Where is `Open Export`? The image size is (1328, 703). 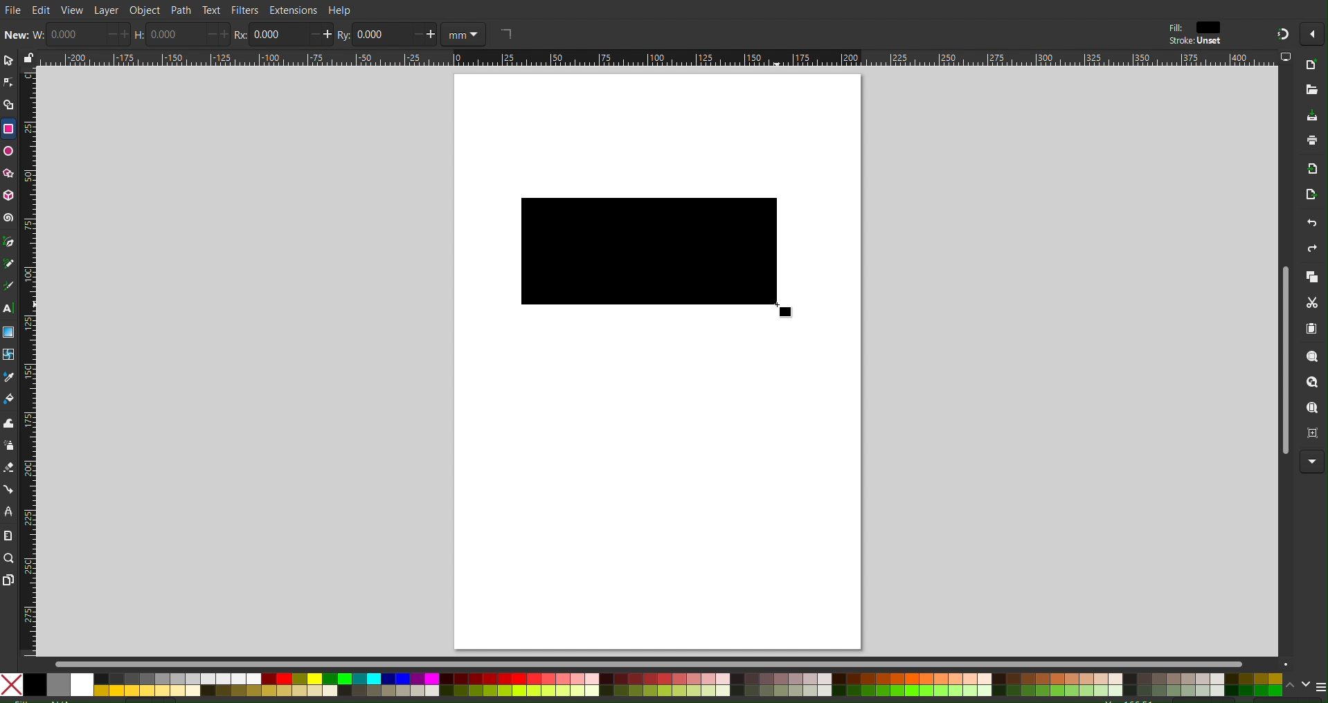
Open Export is located at coordinates (1304, 198).